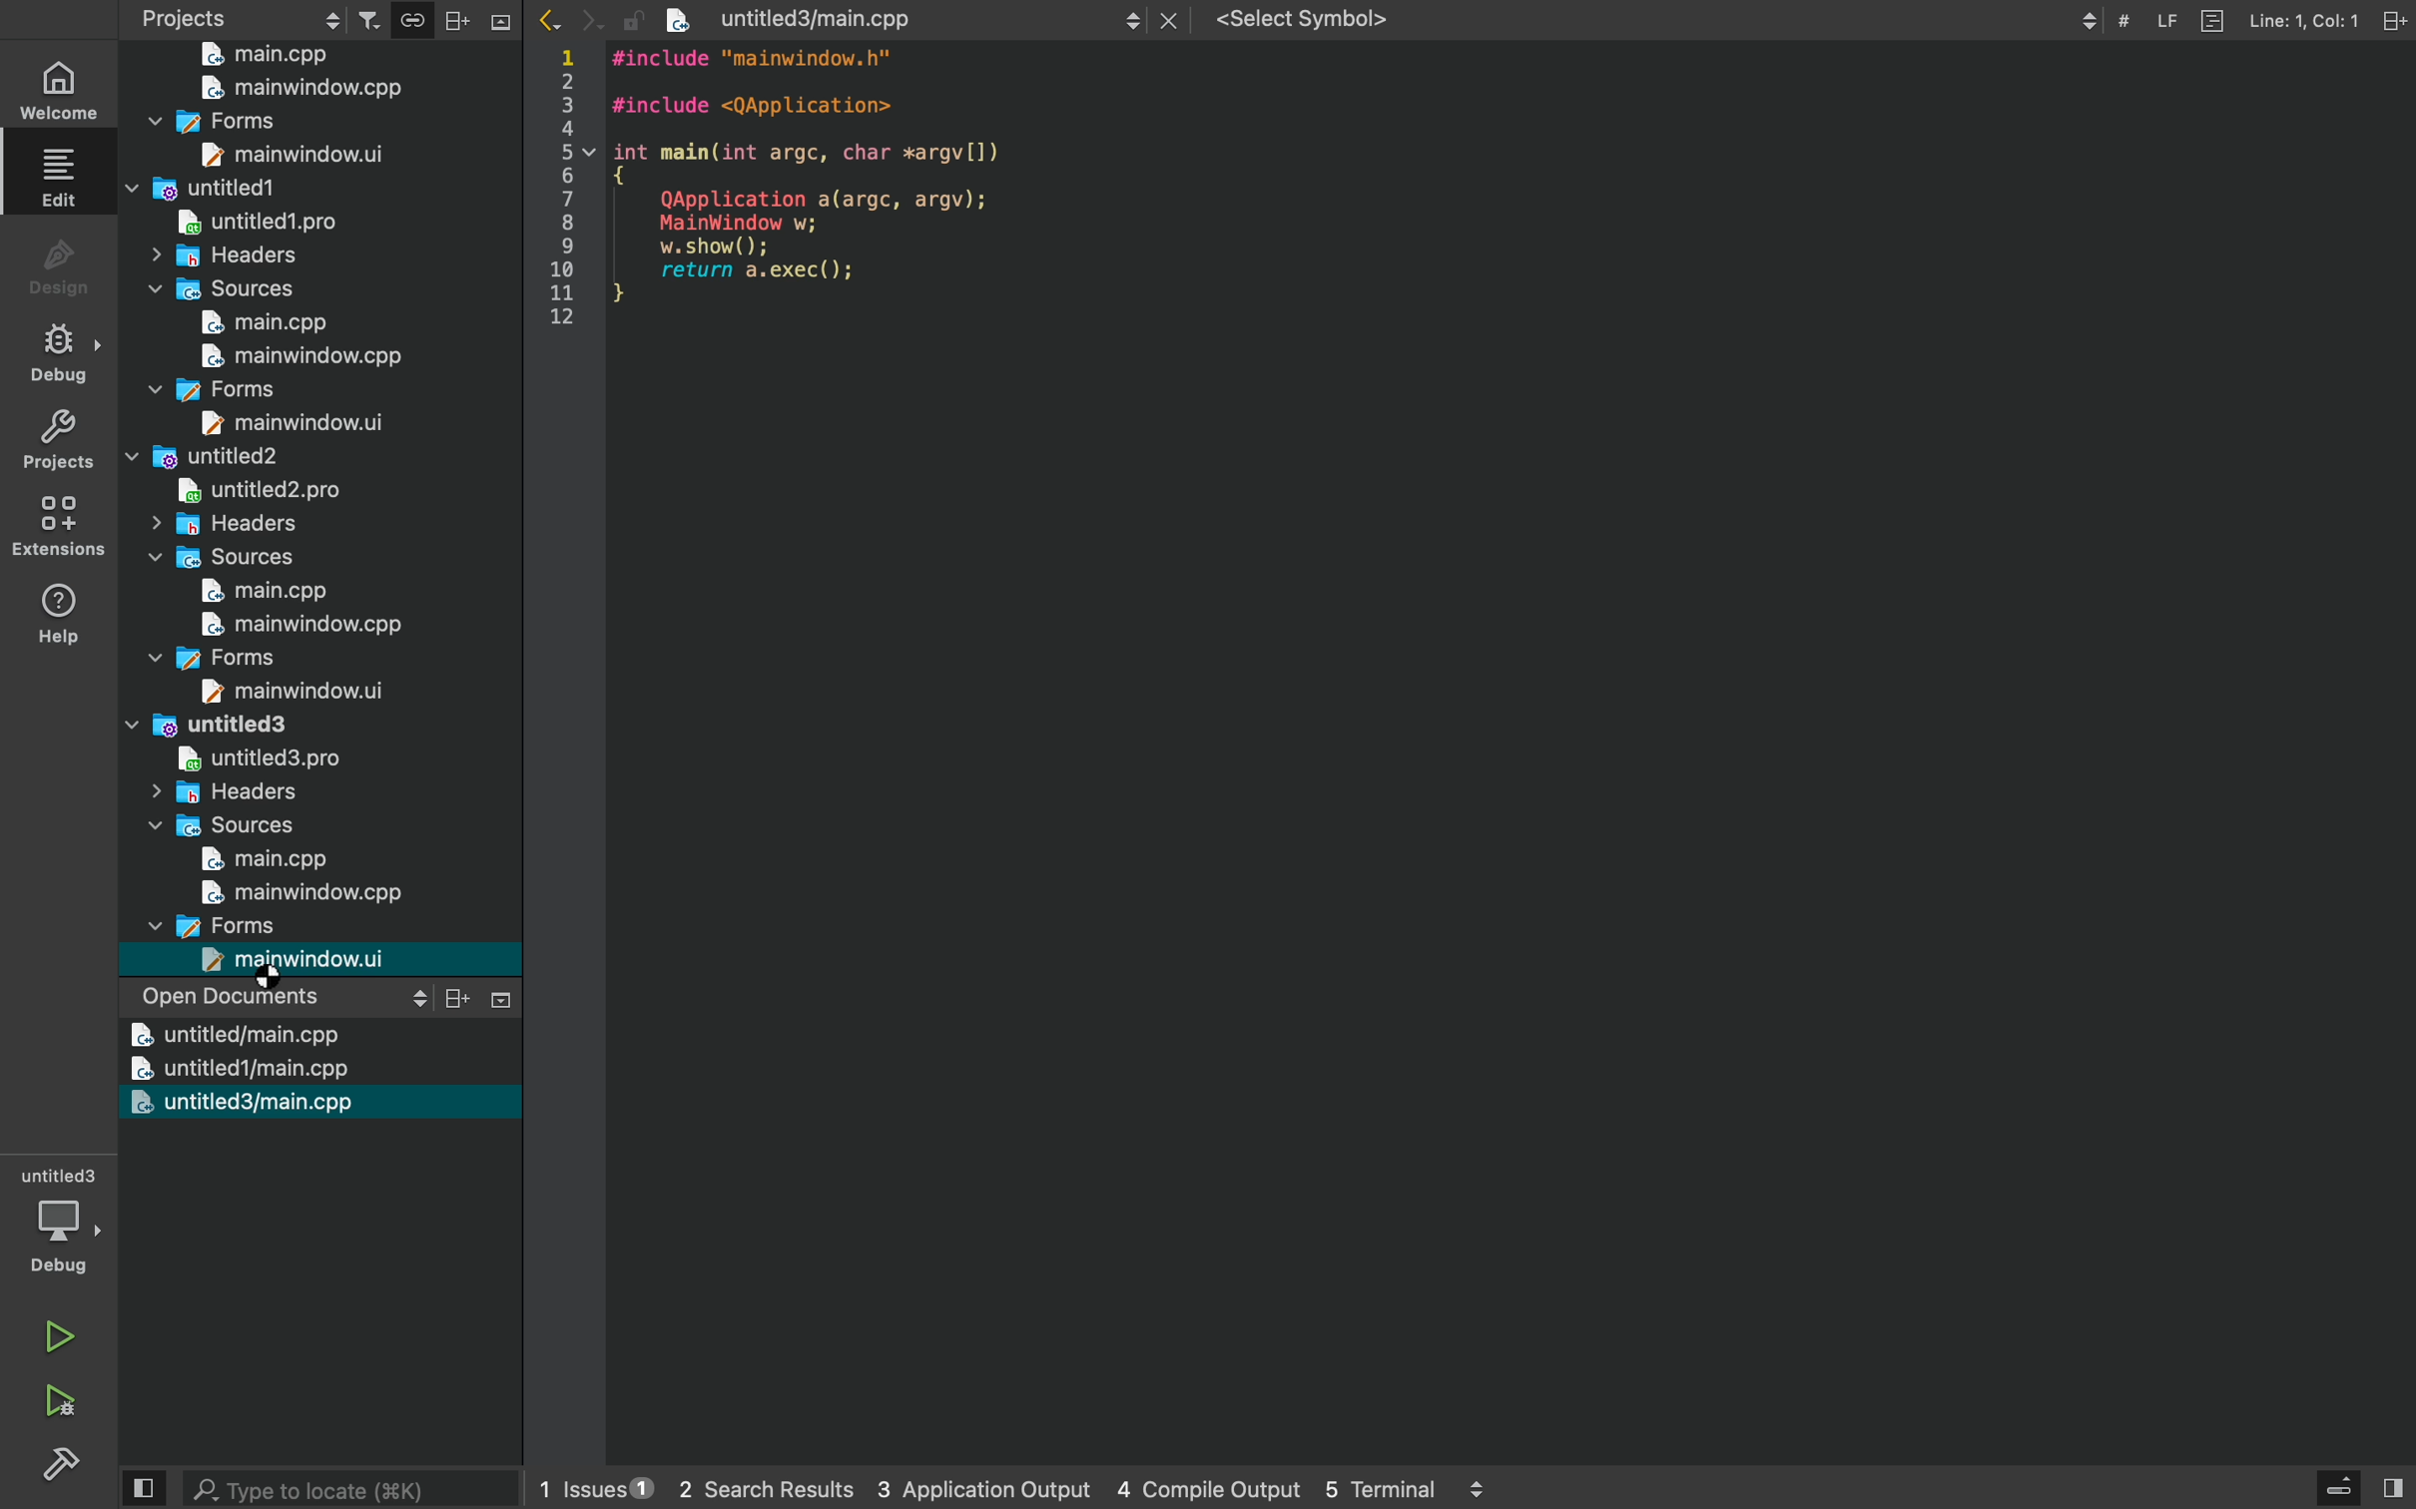  What do you see at coordinates (60, 1328) in the screenshot?
I see `run` at bounding box center [60, 1328].